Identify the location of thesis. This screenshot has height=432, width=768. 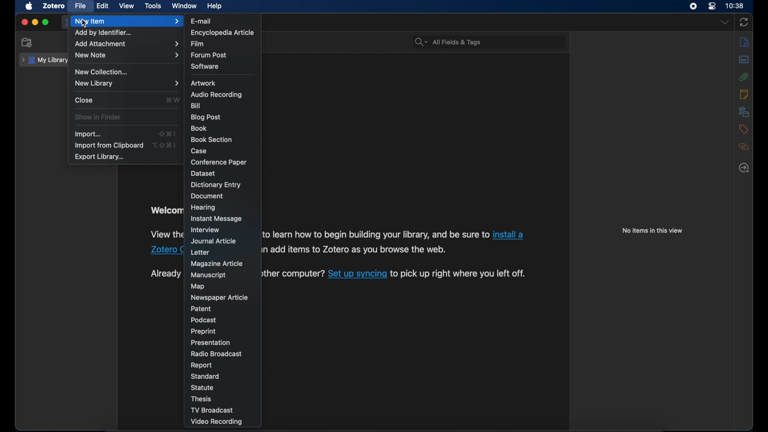
(201, 399).